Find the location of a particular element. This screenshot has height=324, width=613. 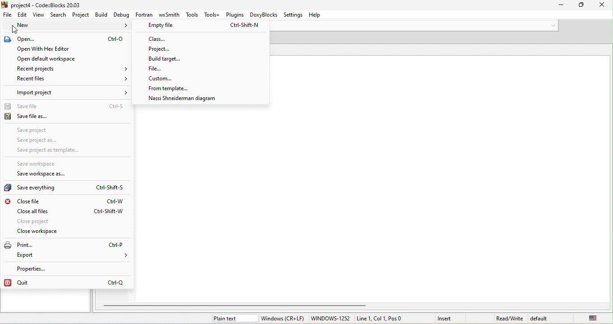

save file as is located at coordinates (43, 116).